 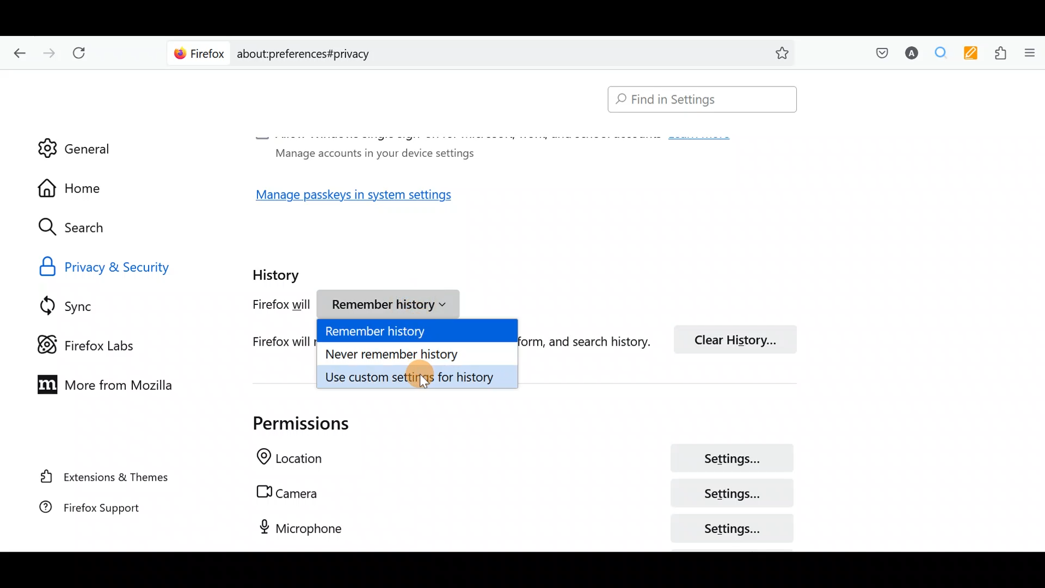 What do you see at coordinates (697, 100) in the screenshot?
I see `Search bar` at bounding box center [697, 100].